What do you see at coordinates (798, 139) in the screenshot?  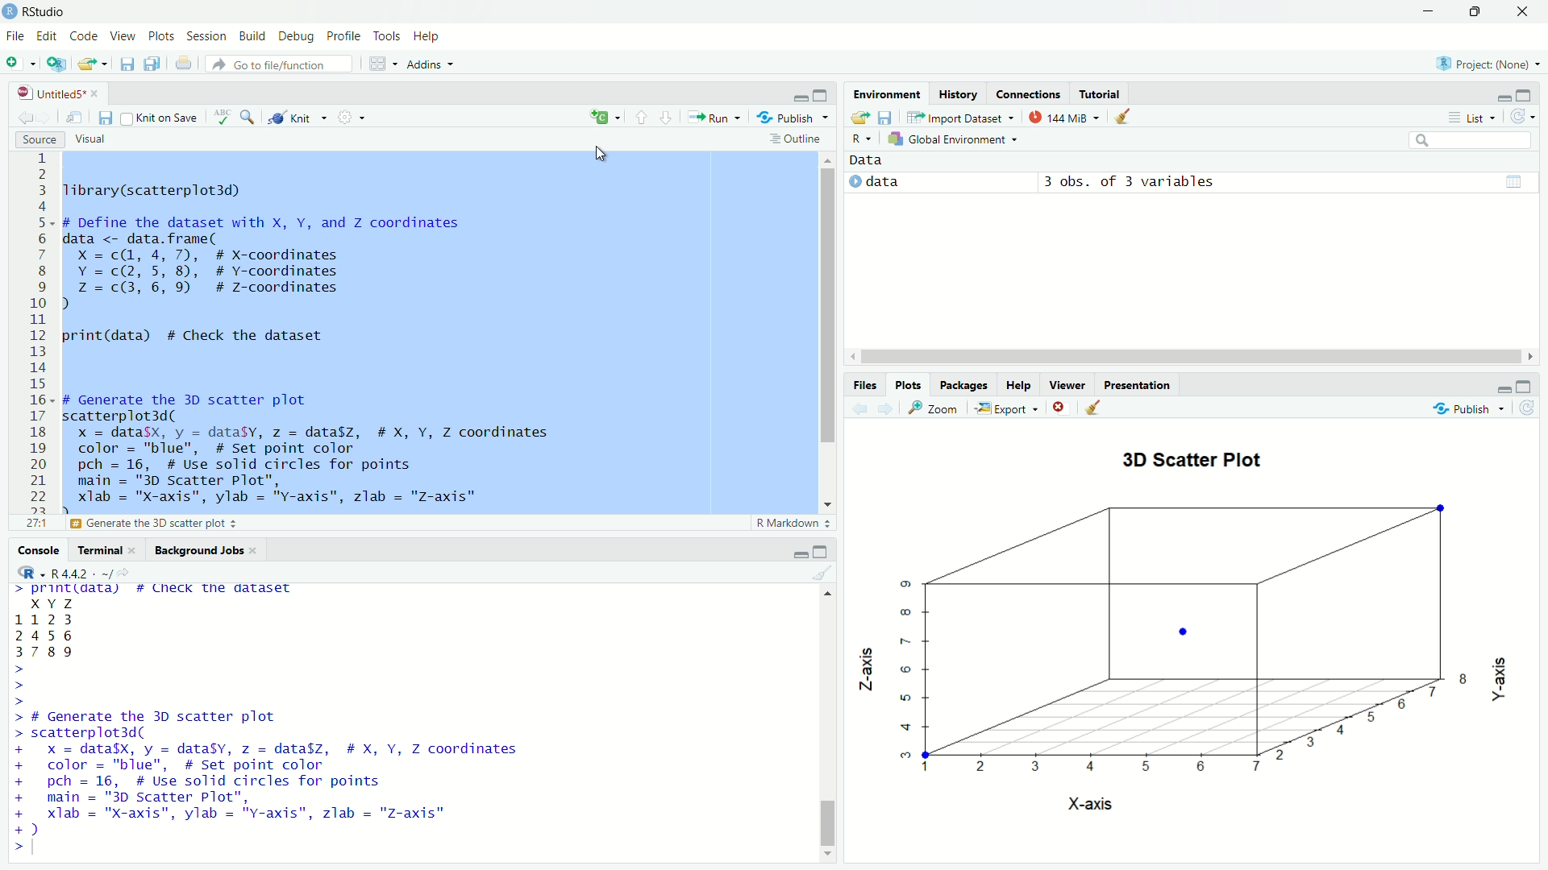 I see `outline` at bounding box center [798, 139].